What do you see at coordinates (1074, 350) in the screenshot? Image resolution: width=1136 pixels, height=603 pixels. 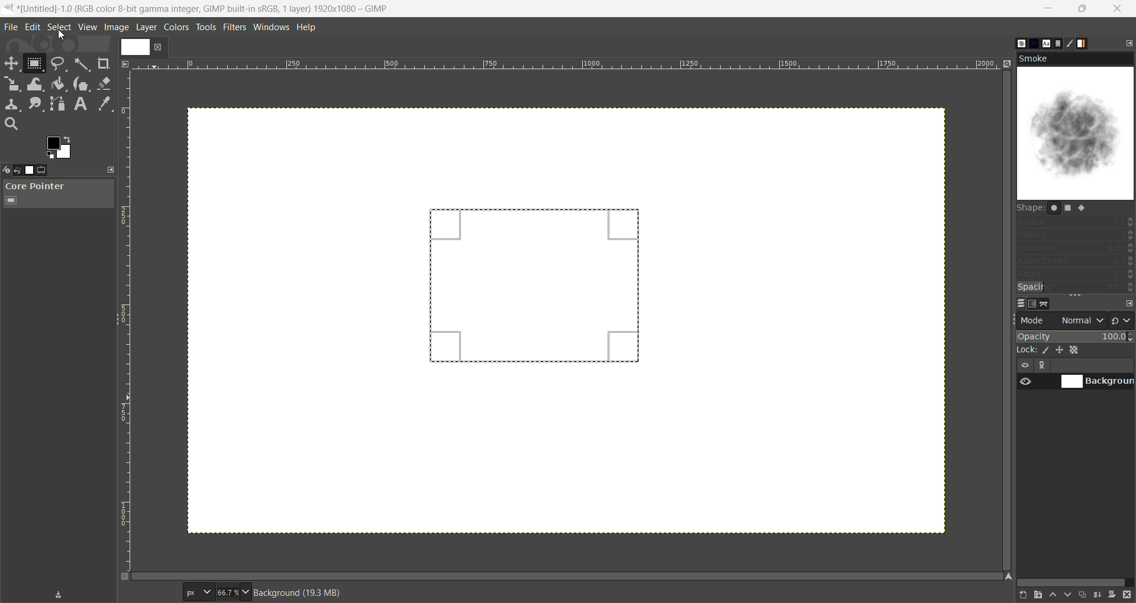 I see `lock alpha channel` at bounding box center [1074, 350].